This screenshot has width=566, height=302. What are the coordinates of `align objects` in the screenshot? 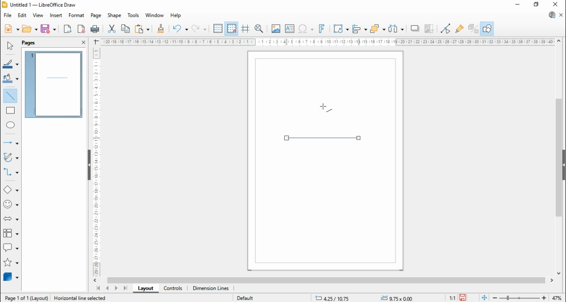 It's located at (360, 28).